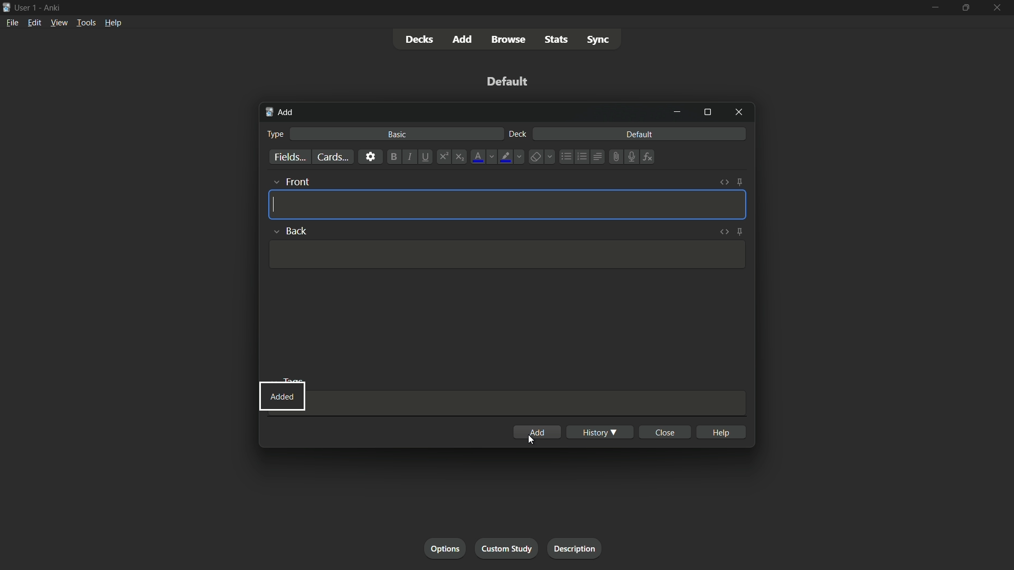 The width and height of the screenshot is (1014, 570). What do you see at coordinates (679, 112) in the screenshot?
I see `minimize` at bounding box center [679, 112].